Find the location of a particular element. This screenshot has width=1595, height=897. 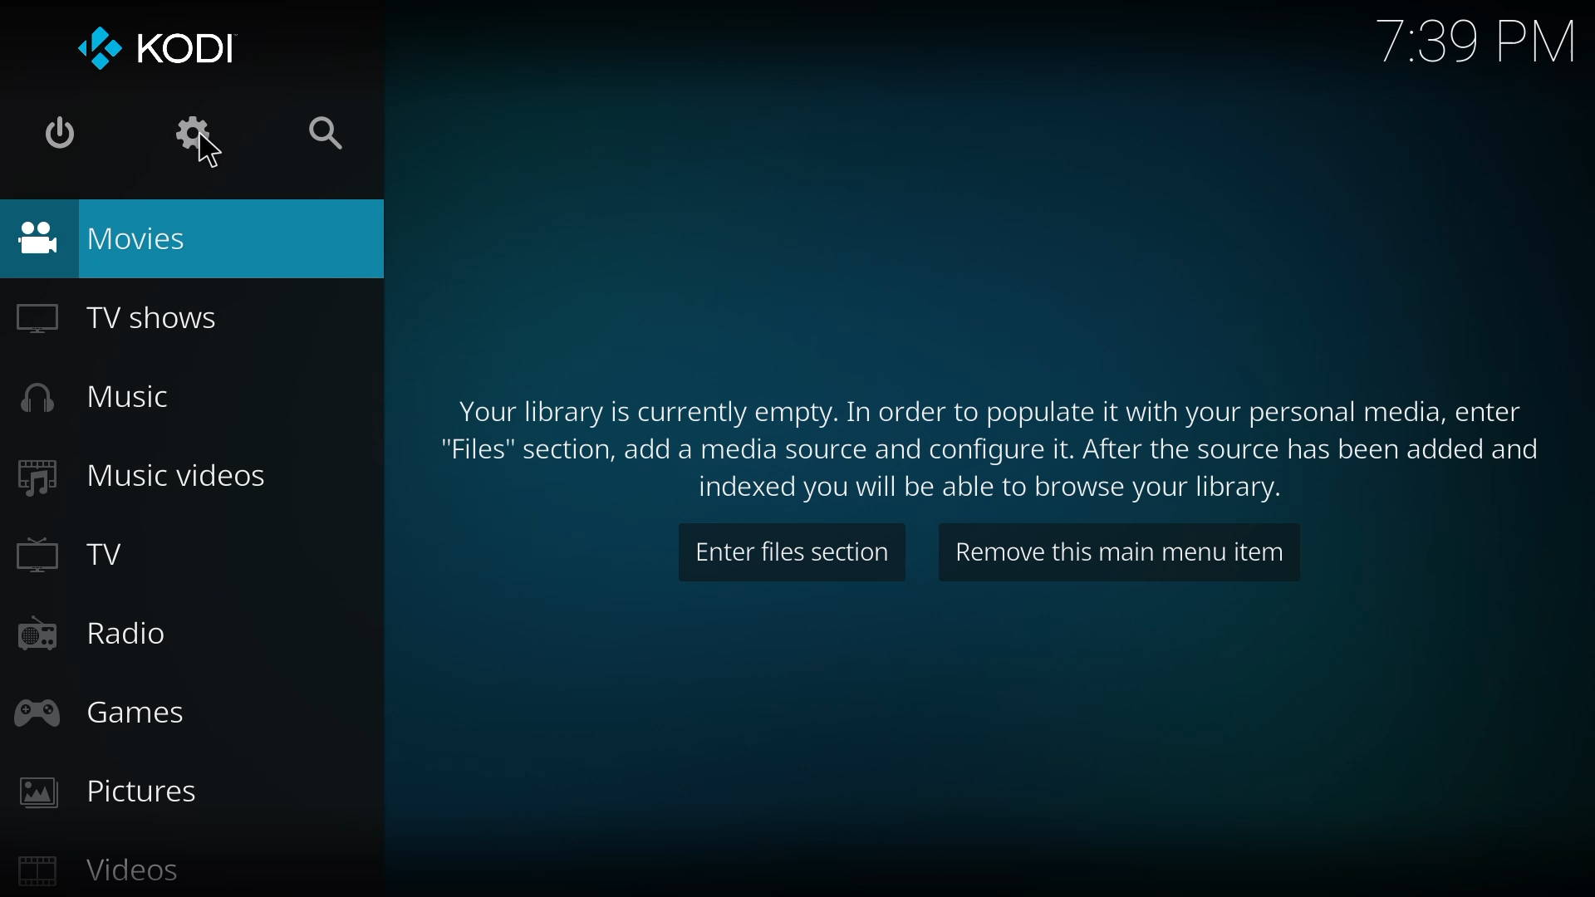

search is located at coordinates (324, 133).